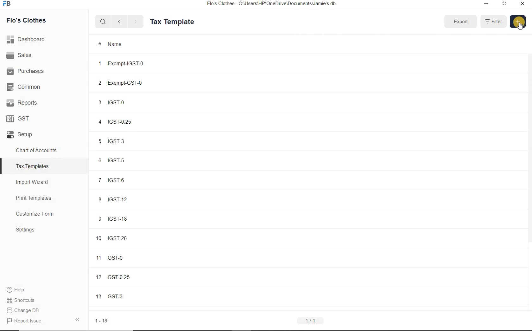  Describe the element at coordinates (131, 63) in the screenshot. I see `1 Exempt-IGST-0` at that location.